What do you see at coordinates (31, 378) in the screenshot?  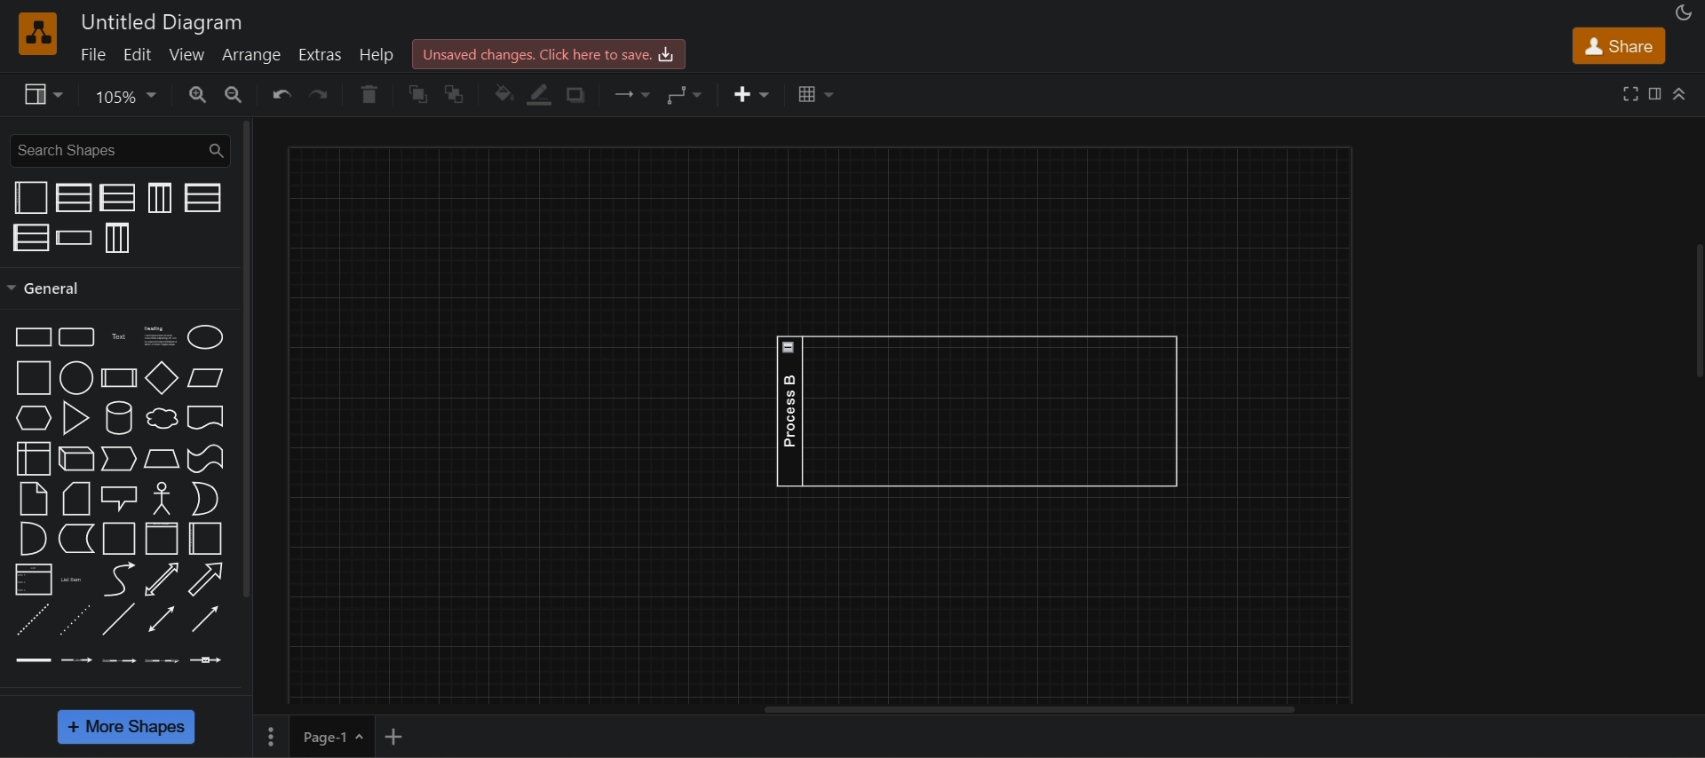 I see `square` at bounding box center [31, 378].